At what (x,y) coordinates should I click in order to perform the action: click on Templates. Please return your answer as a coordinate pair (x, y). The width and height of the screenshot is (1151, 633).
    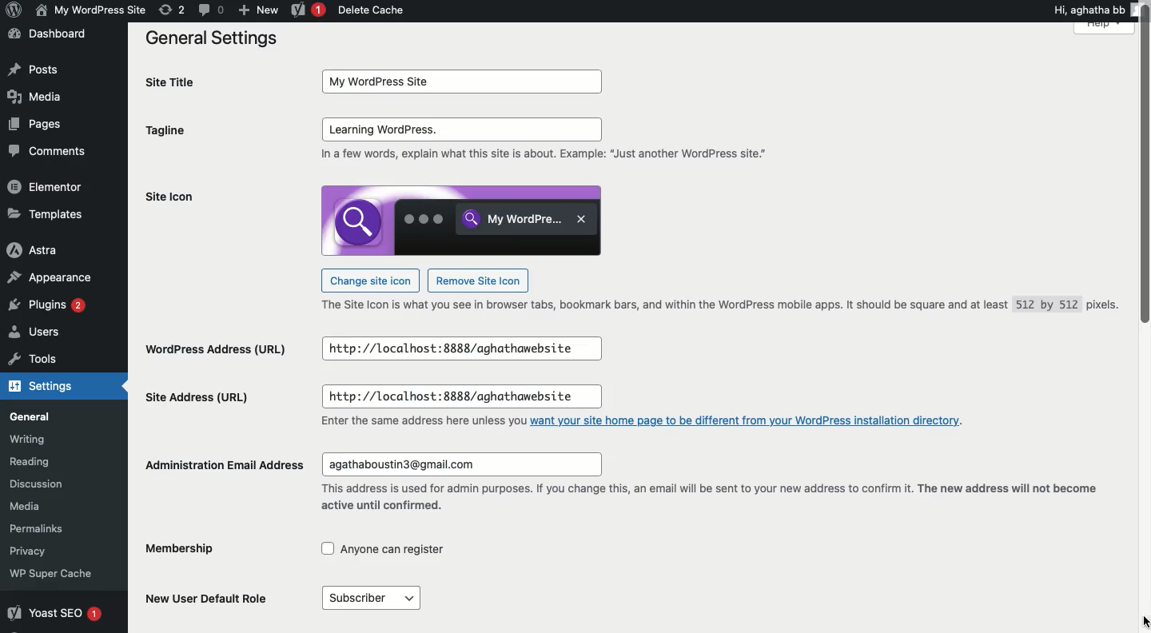
    Looking at the image, I should click on (50, 217).